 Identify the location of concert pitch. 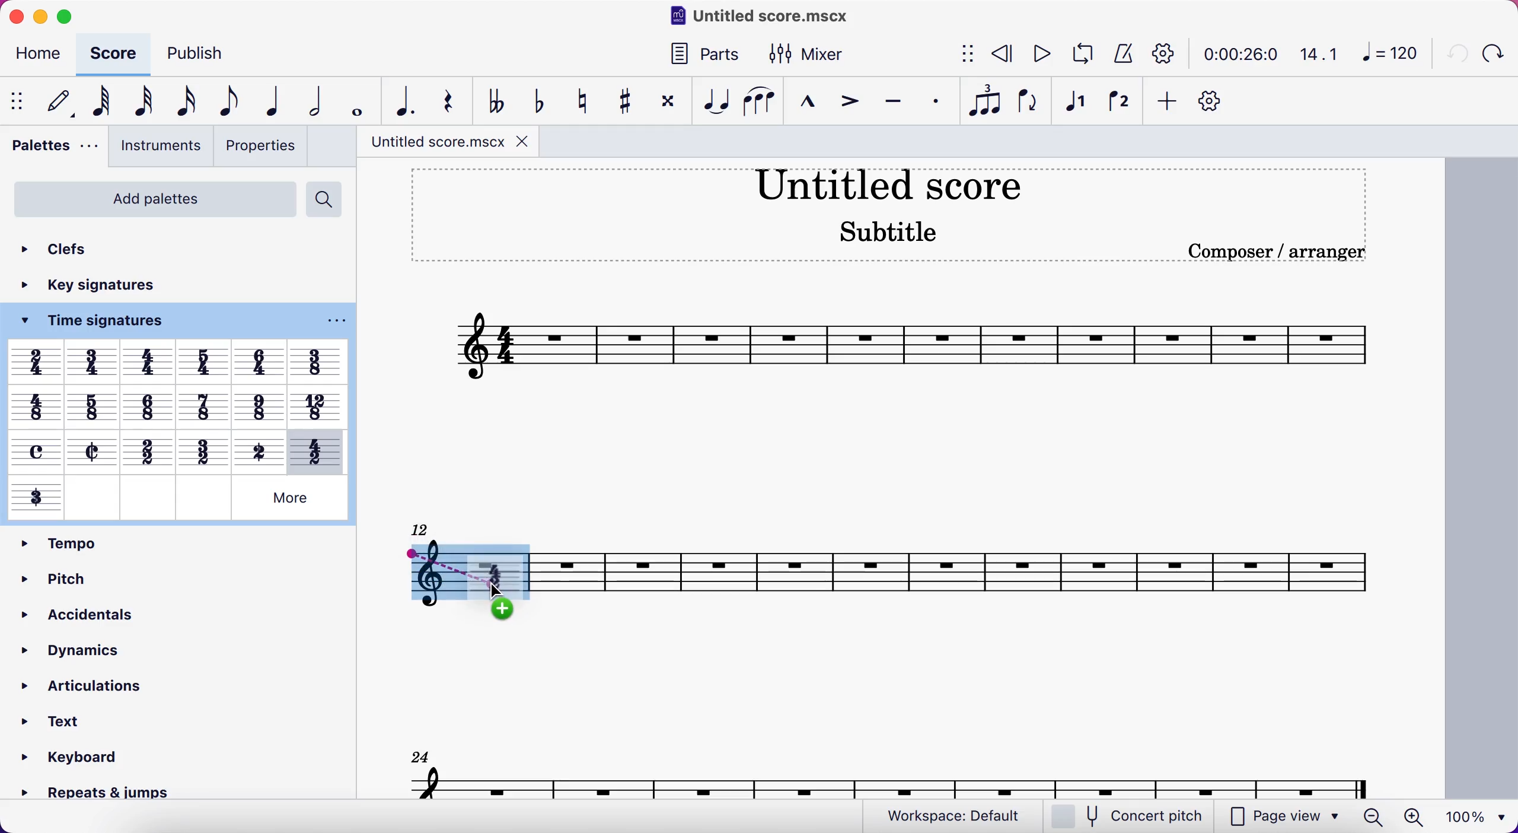
(1126, 815).